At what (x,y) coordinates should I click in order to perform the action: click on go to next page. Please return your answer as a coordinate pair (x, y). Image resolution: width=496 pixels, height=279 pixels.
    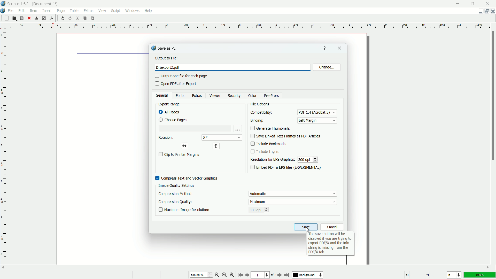
    Looking at the image, I should click on (280, 275).